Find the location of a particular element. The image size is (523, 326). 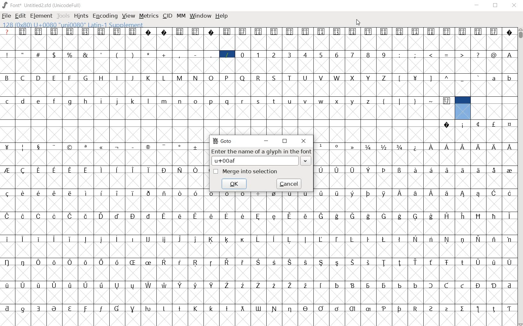

Symbol is located at coordinates (416, 216).